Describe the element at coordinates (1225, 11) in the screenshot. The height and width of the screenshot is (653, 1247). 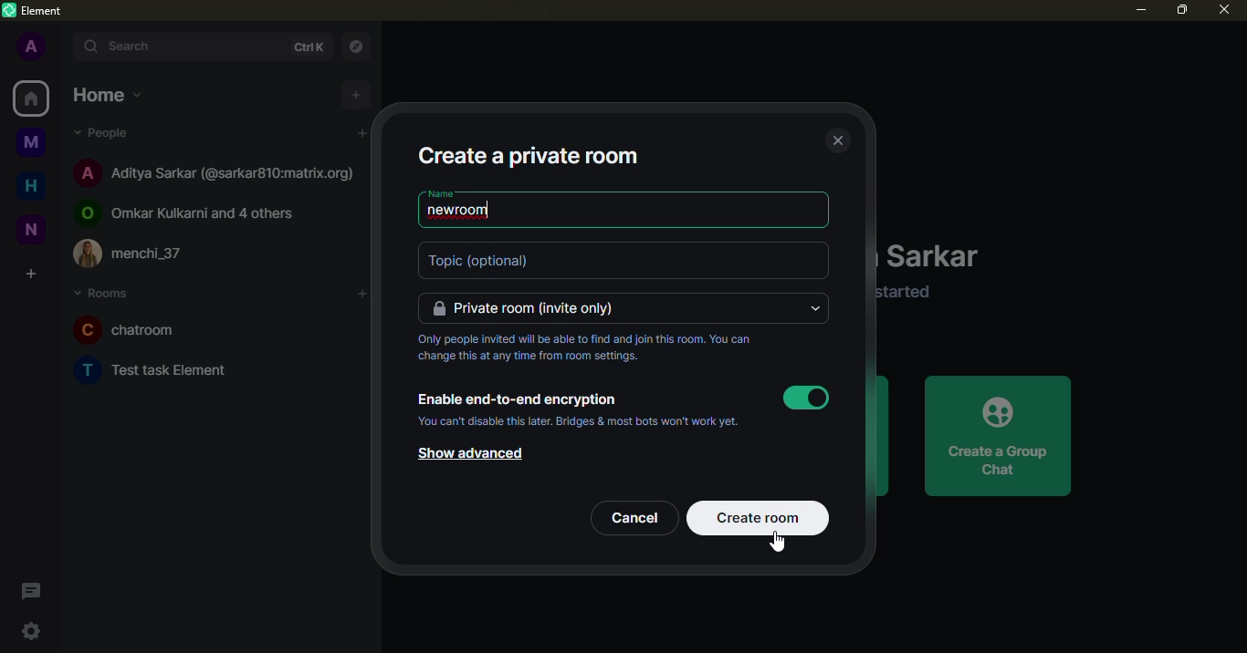
I see `close` at that location.